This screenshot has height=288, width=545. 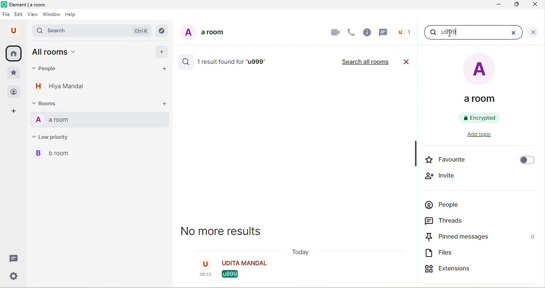 I want to click on close, so click(x=517, y=32).